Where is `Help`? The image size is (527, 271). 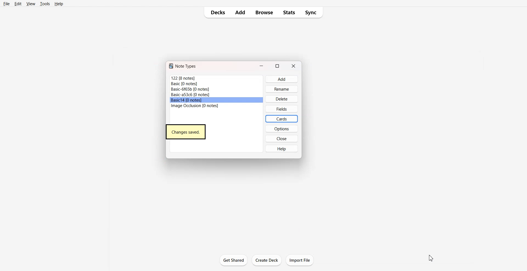
Help is located at coordinates (59, 4).